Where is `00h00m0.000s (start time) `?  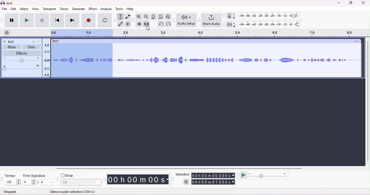 00h00m0.000s (start time)  is located at coordinates (213, 175).